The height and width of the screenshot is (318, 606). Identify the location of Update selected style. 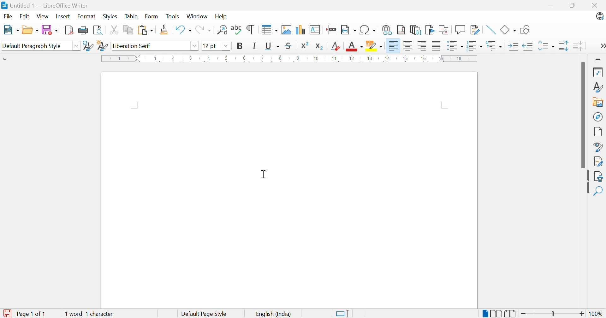
(89, 46).